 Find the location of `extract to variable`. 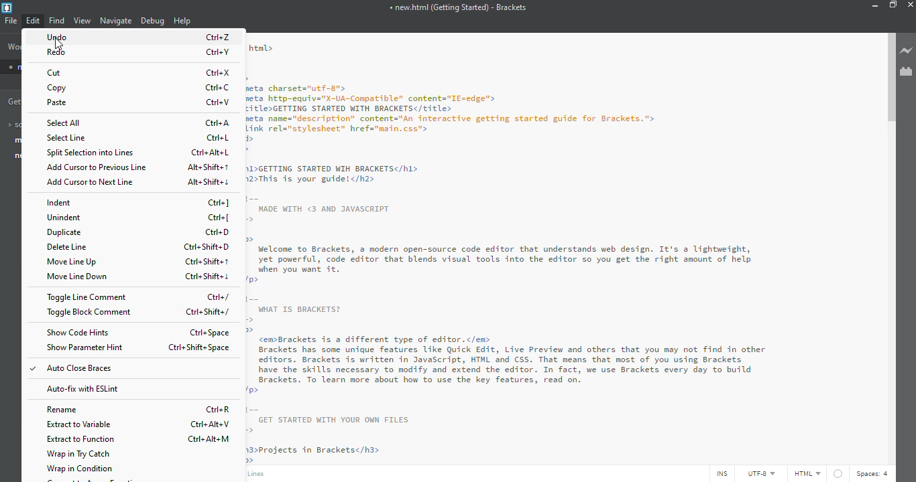

extract to variable is located at coordinates (80, 424).